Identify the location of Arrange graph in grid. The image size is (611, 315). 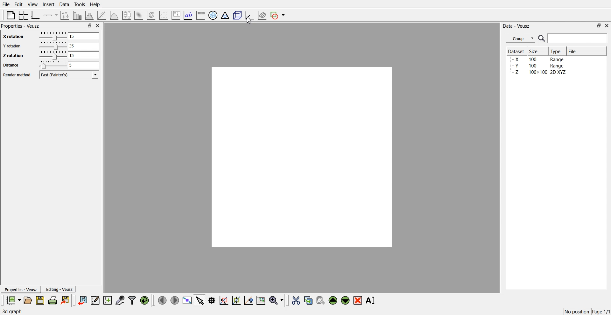
(23, 16).